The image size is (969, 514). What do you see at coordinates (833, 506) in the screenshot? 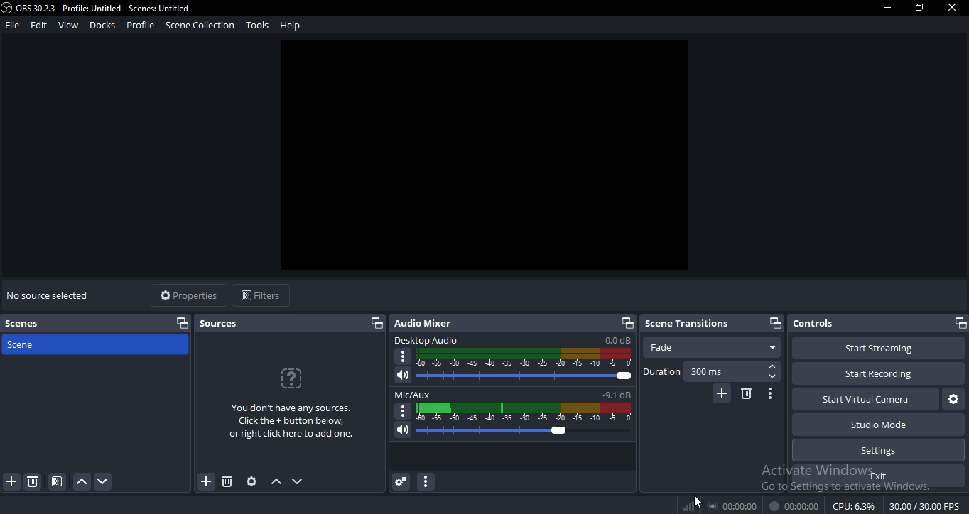
I see `® 00:00:00 @ 00:00:00 CPU:2.0% 22.26/30.00 FPS` at bounding box center [833, 506].